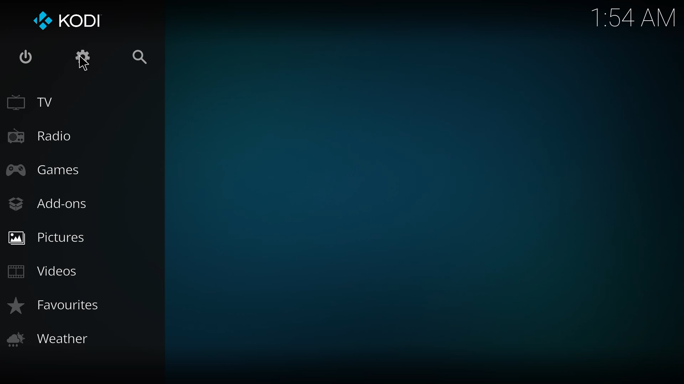 The height and width of the screenshot is (384, 684). What do you see at coordinates (44, 169) in the screenshot?
I see `games` at bounding box center [44, 169].